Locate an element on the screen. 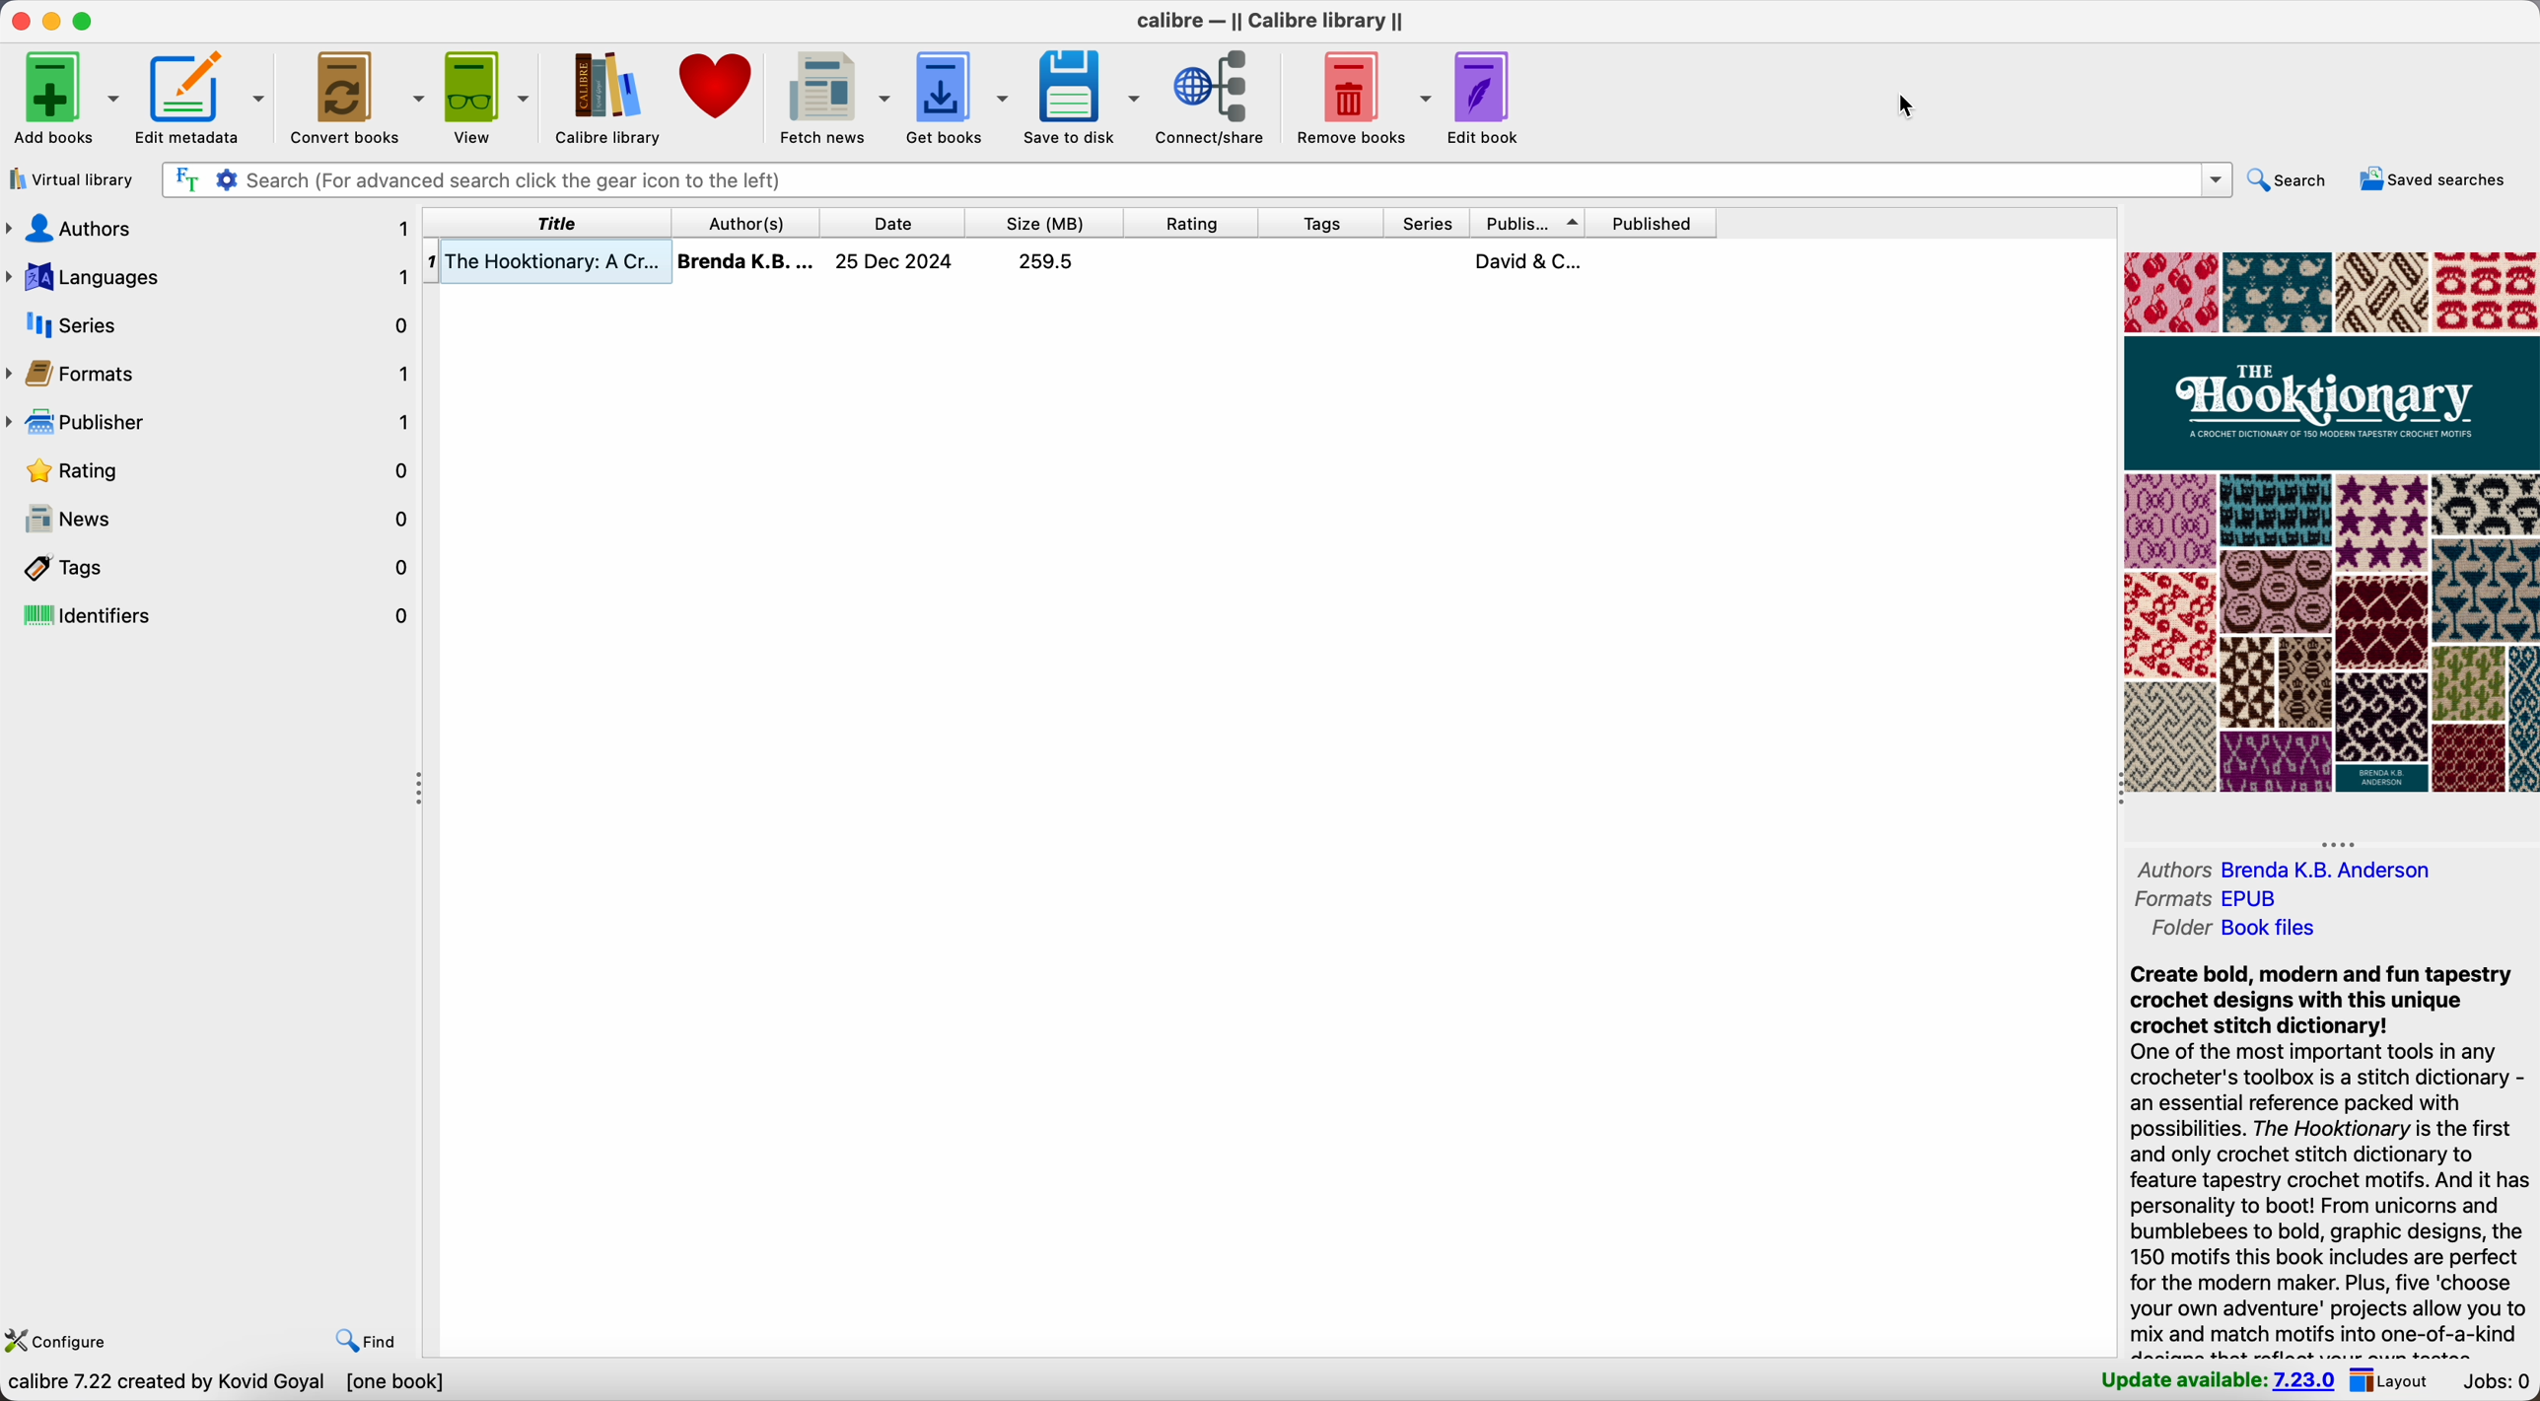 The width and height of the screenshot is (2540, 1401). folder is located at coordinates (2232, 928).